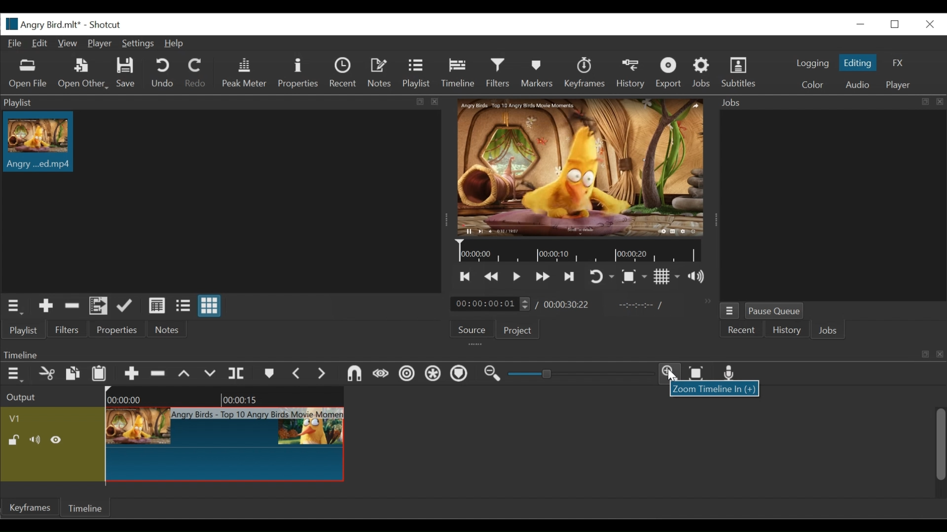 This screenshot has width=947, height=532. What do you see at coordinates (382, 373) in the screenshot?
I see `Scrub while dragging` at bounding box center [382, 373].